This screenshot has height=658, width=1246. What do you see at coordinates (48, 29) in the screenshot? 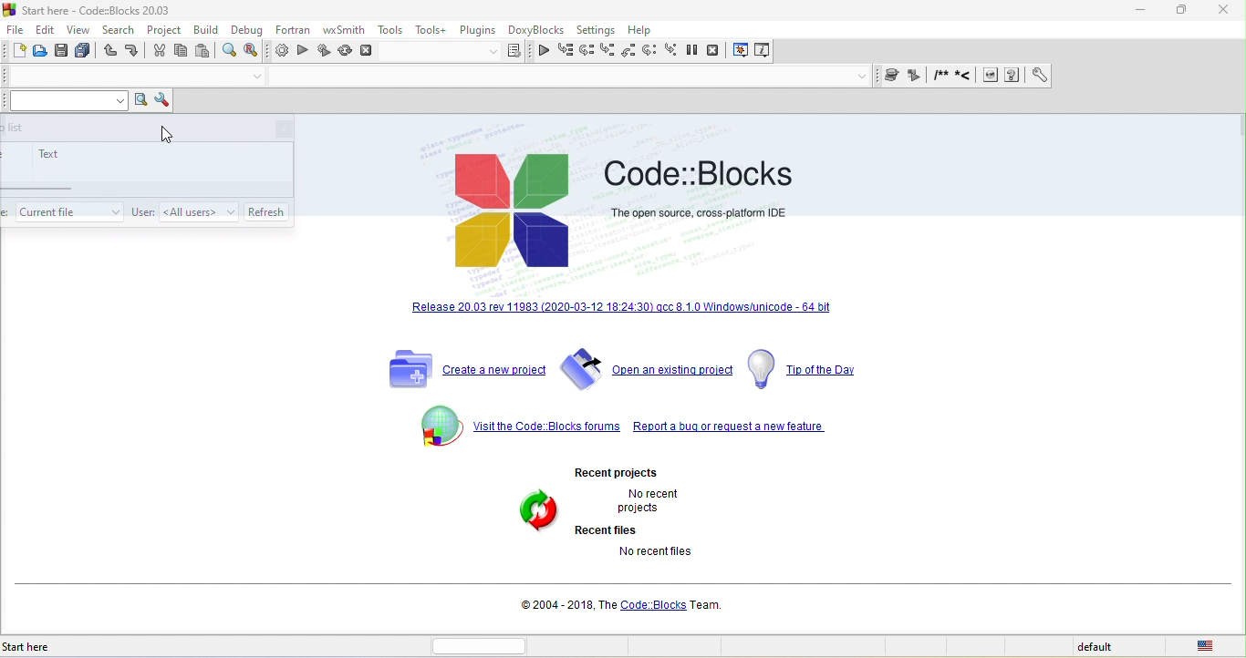
I see `edit` at bounding box center [48, 29].